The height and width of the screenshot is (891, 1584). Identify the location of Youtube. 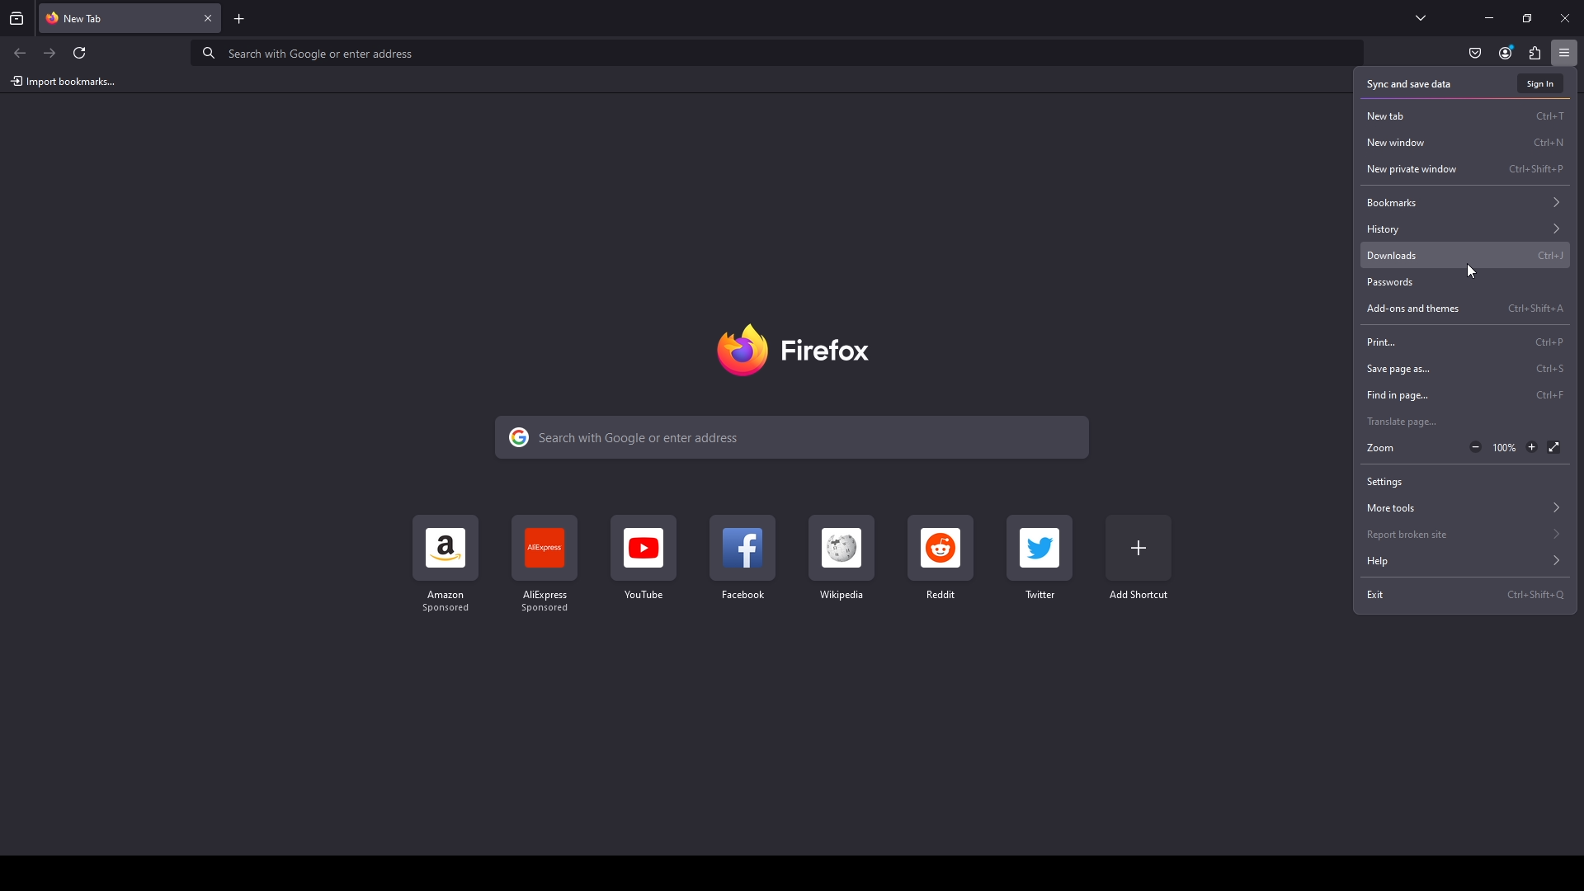
(643, 559).